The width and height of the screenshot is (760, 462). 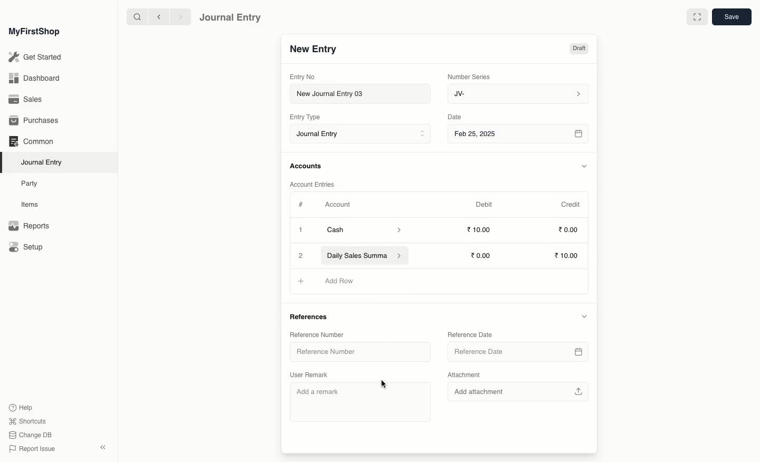 I want to click on backward <, so click(x=156, y=17).